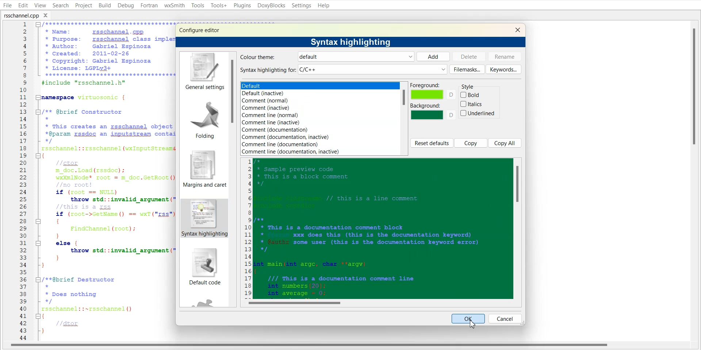 This screenshot has width=701, height=350. What do you see at coordinates (468, 318) in the screenshot?
I see `OK` at bounding box center [468, 318].